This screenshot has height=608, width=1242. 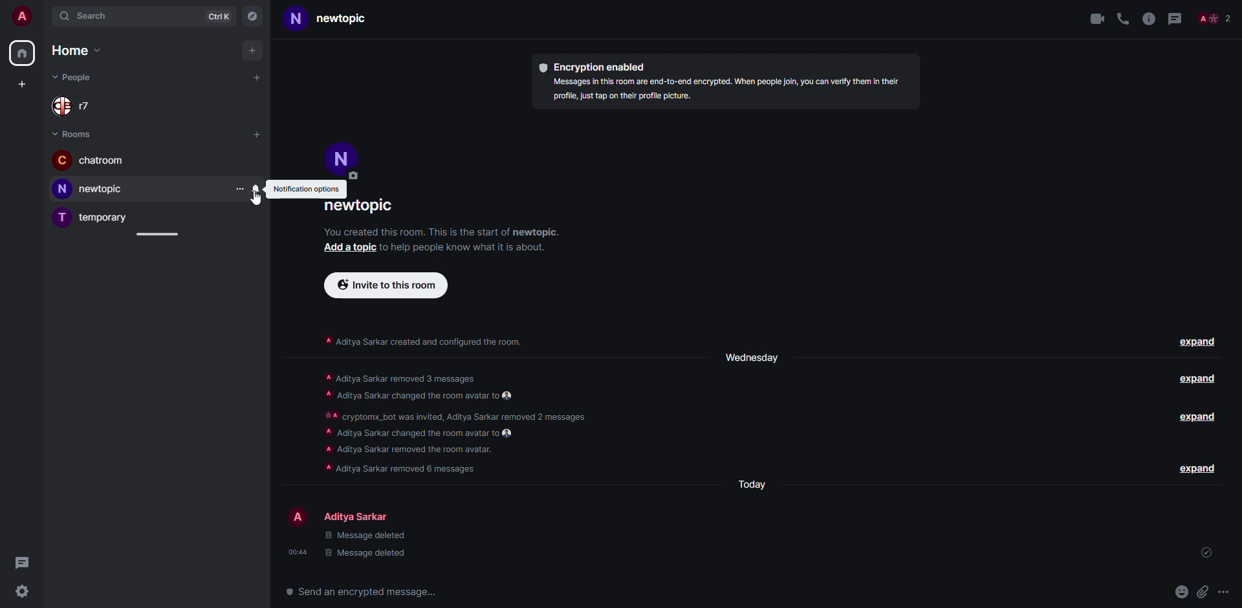 I want to click on add, so click(x=350, y=247).